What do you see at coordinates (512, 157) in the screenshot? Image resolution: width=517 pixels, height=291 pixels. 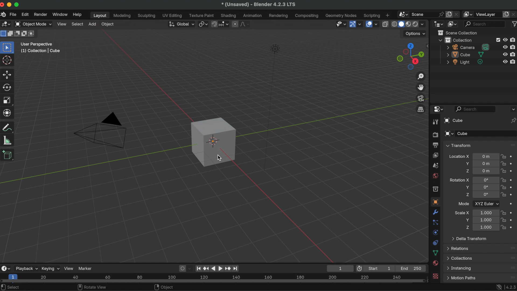 I see `animate property` at bounding box center [512, 157].